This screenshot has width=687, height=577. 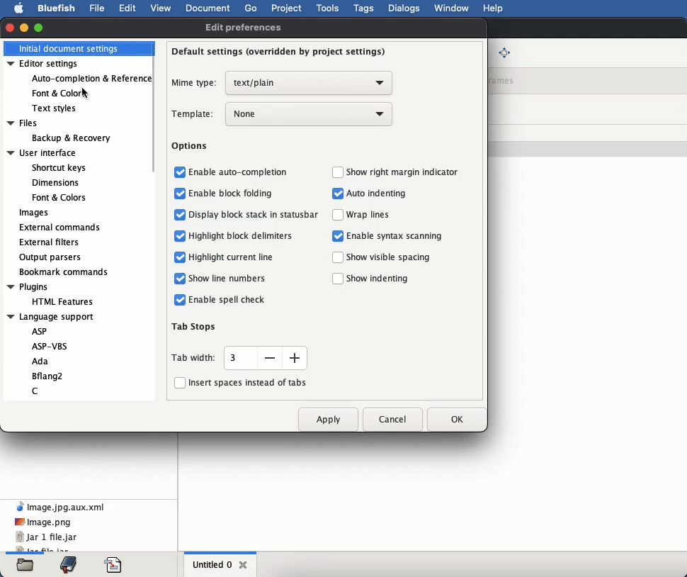 What do you see at coordinates (195, 84) in the screenshot?
I see `mime type` at bounding box center [195, 84].